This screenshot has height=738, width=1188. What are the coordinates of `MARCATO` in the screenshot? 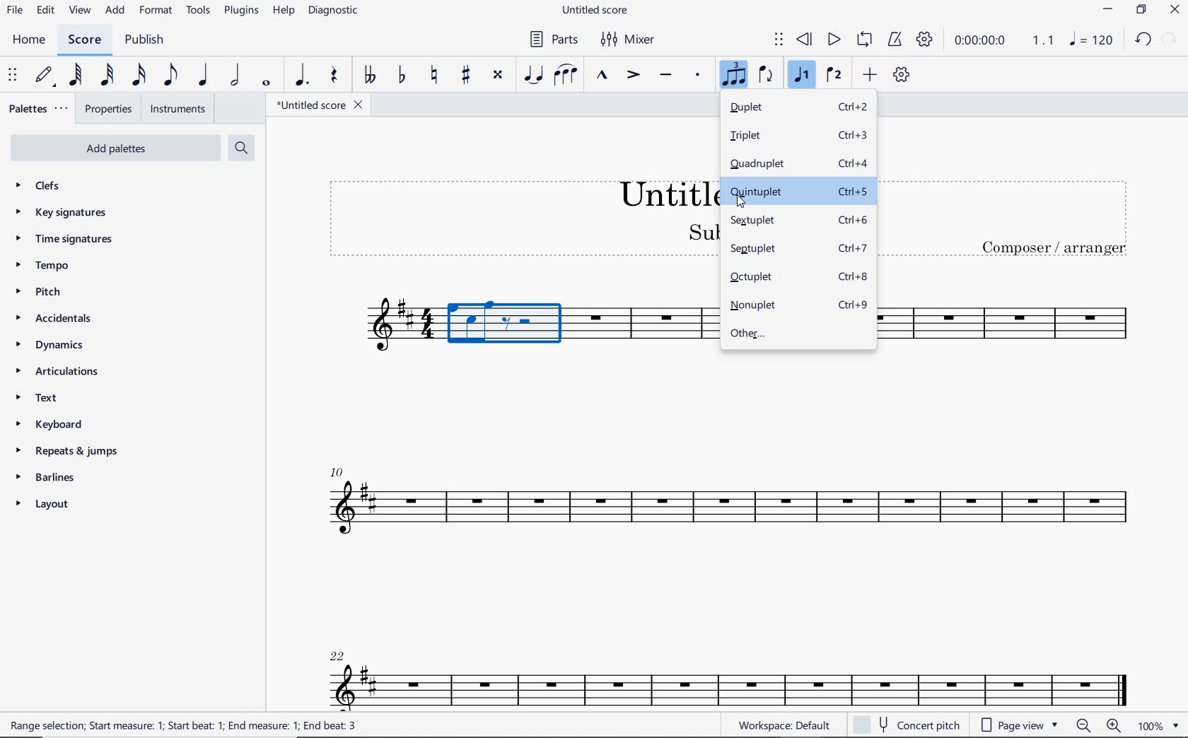 It's located at (602, 78).